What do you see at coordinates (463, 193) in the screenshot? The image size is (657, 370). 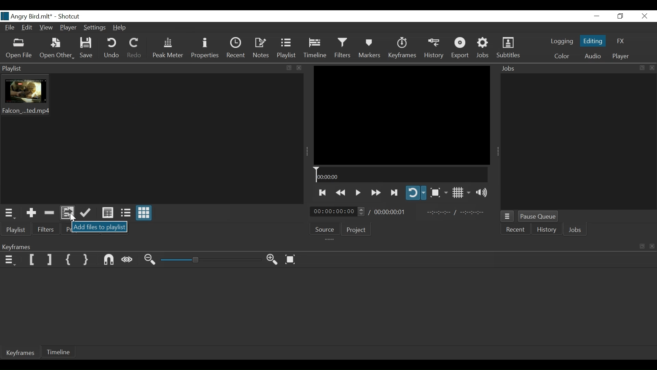 I see `Toggle display grid on player` at bounding box center [463, 193].